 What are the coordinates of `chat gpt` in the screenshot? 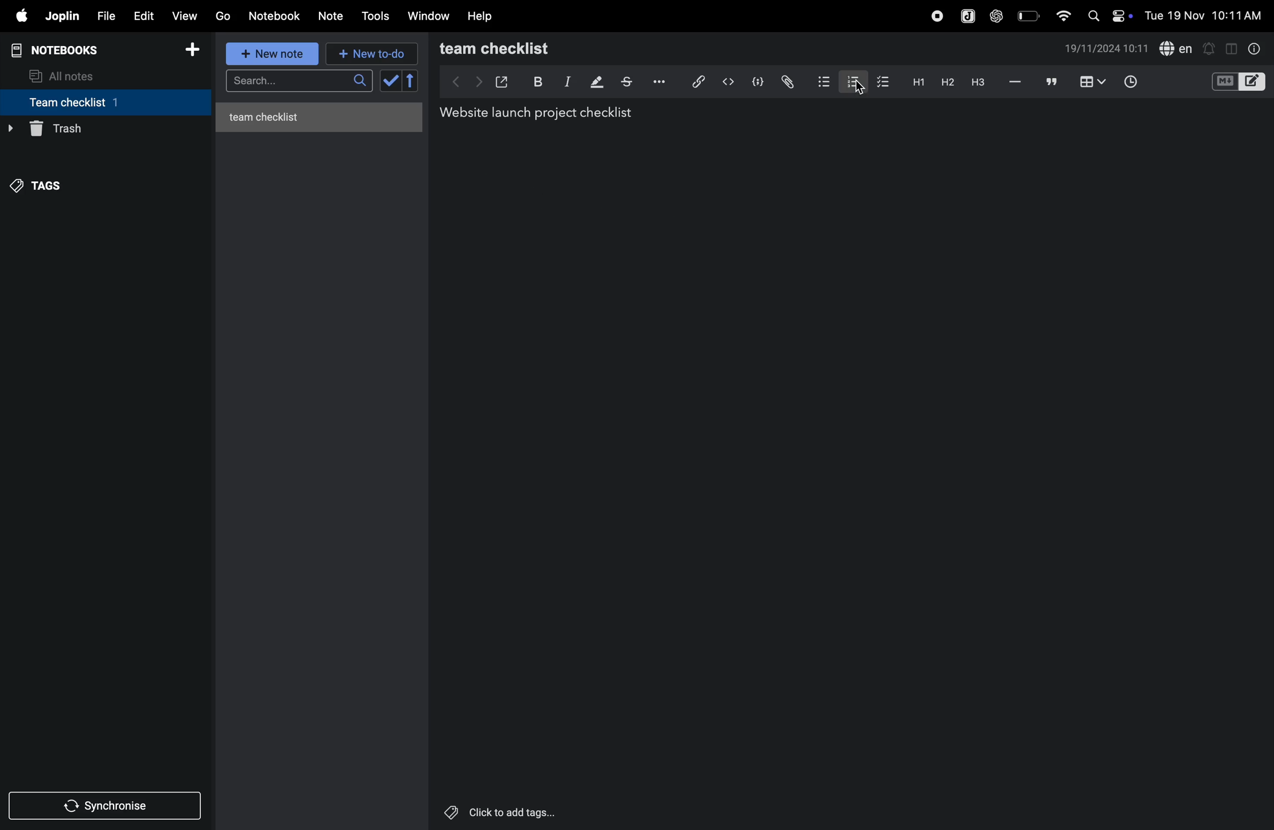 It's located at (995, 16).